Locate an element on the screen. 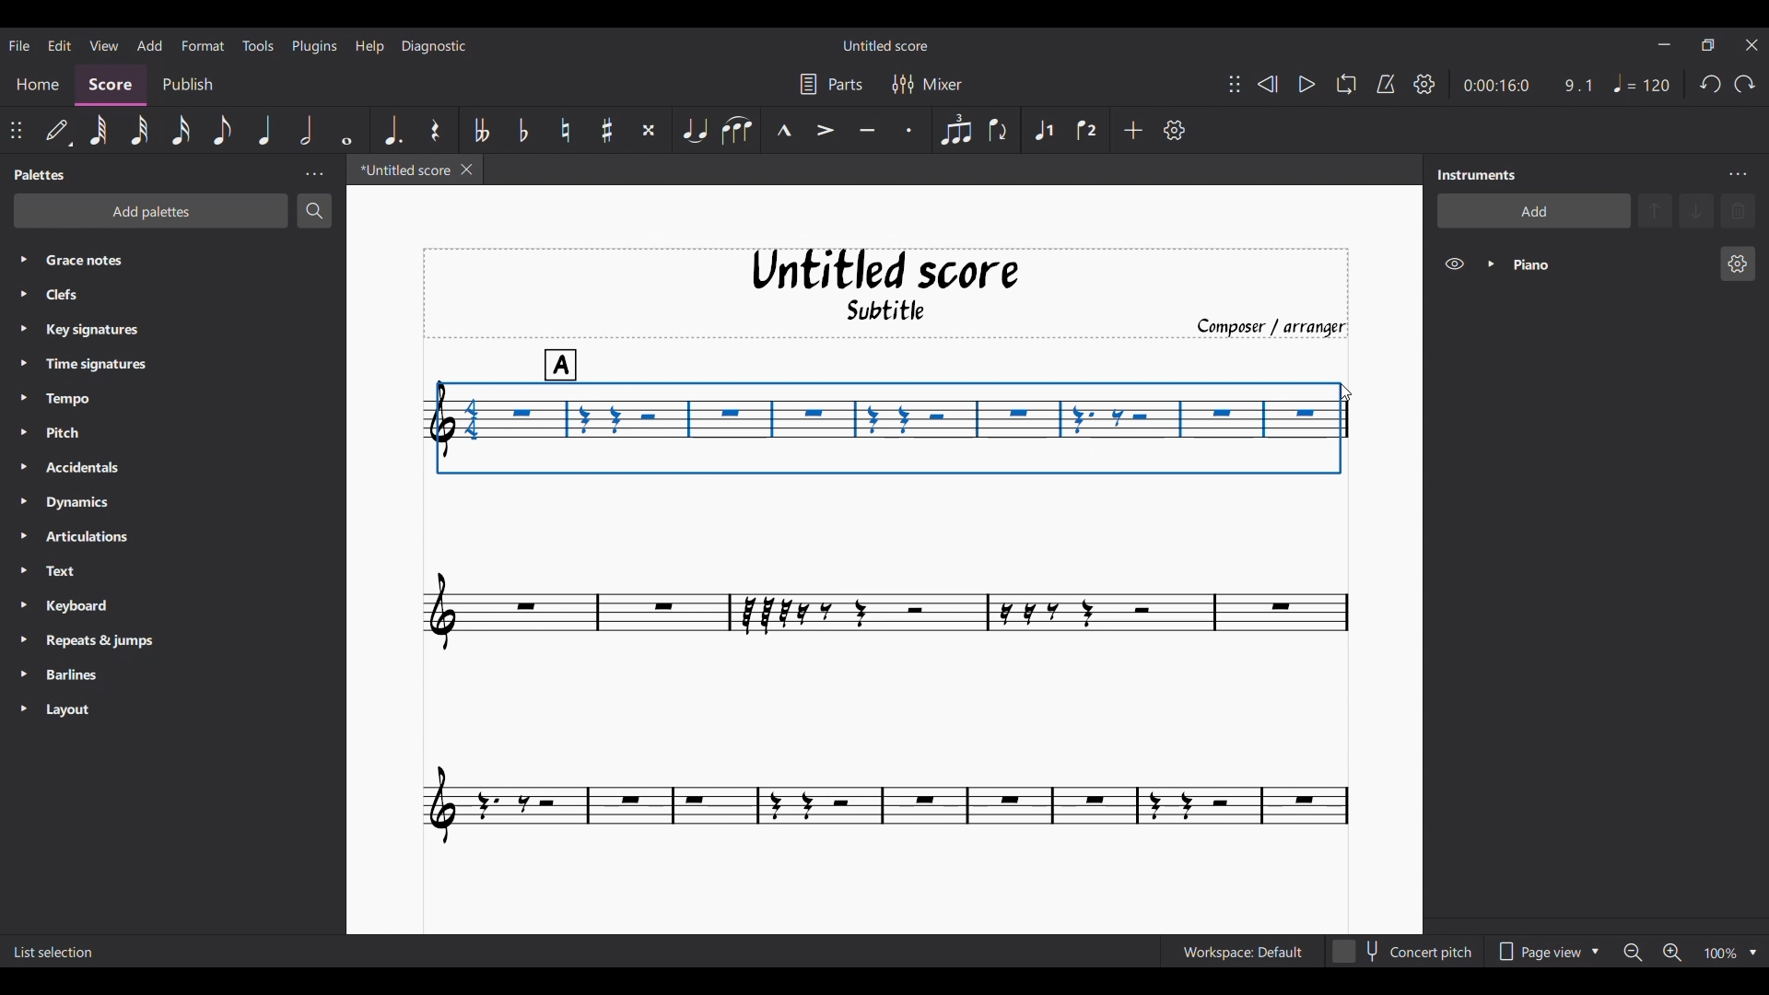 This screenshot has width=1769, height=995. Current instrument is located at coordinates (1605, 264).